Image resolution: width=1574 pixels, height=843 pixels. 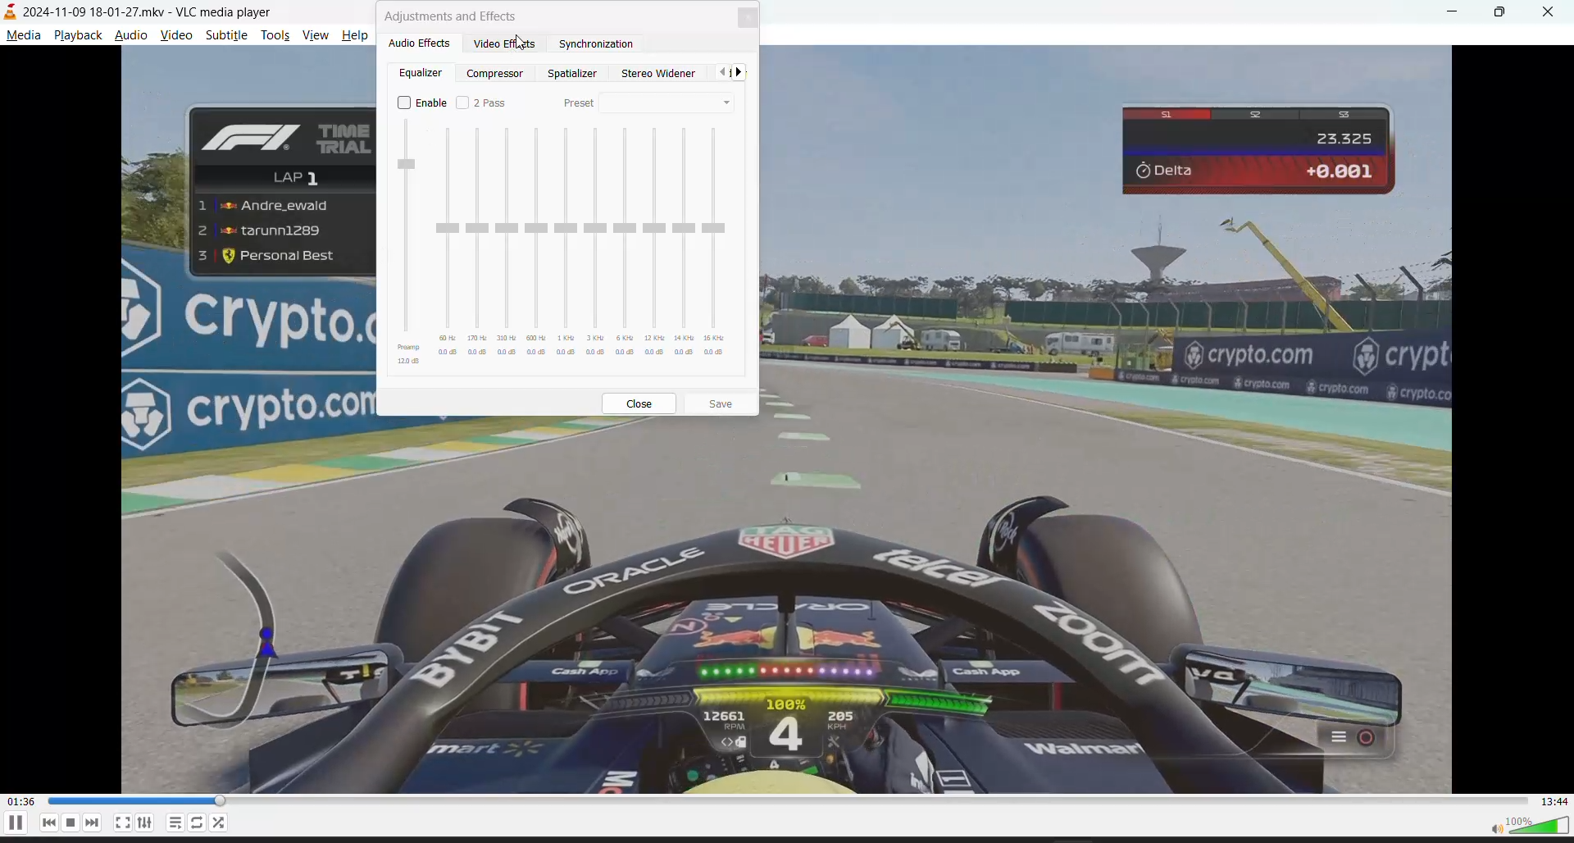 I want to click on video, so click(x=172, y=35).